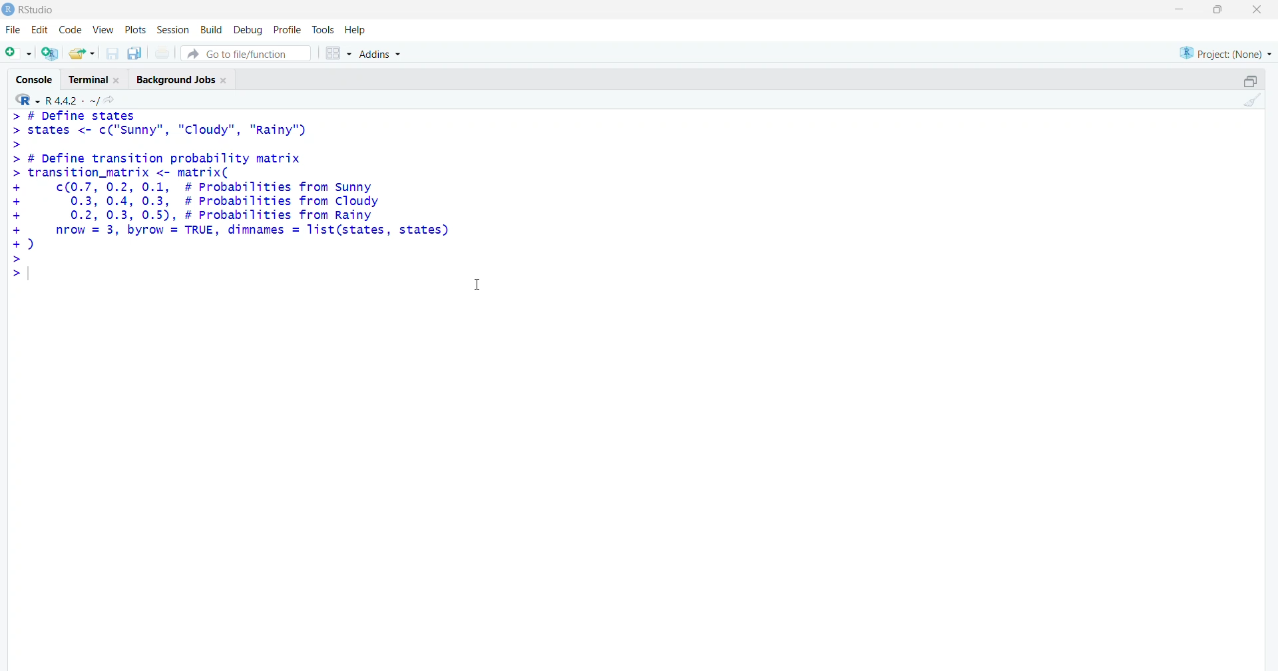 Image resolution: width=1278 pixels, height=671 pixels. I want to click on help, so click(357, 29).